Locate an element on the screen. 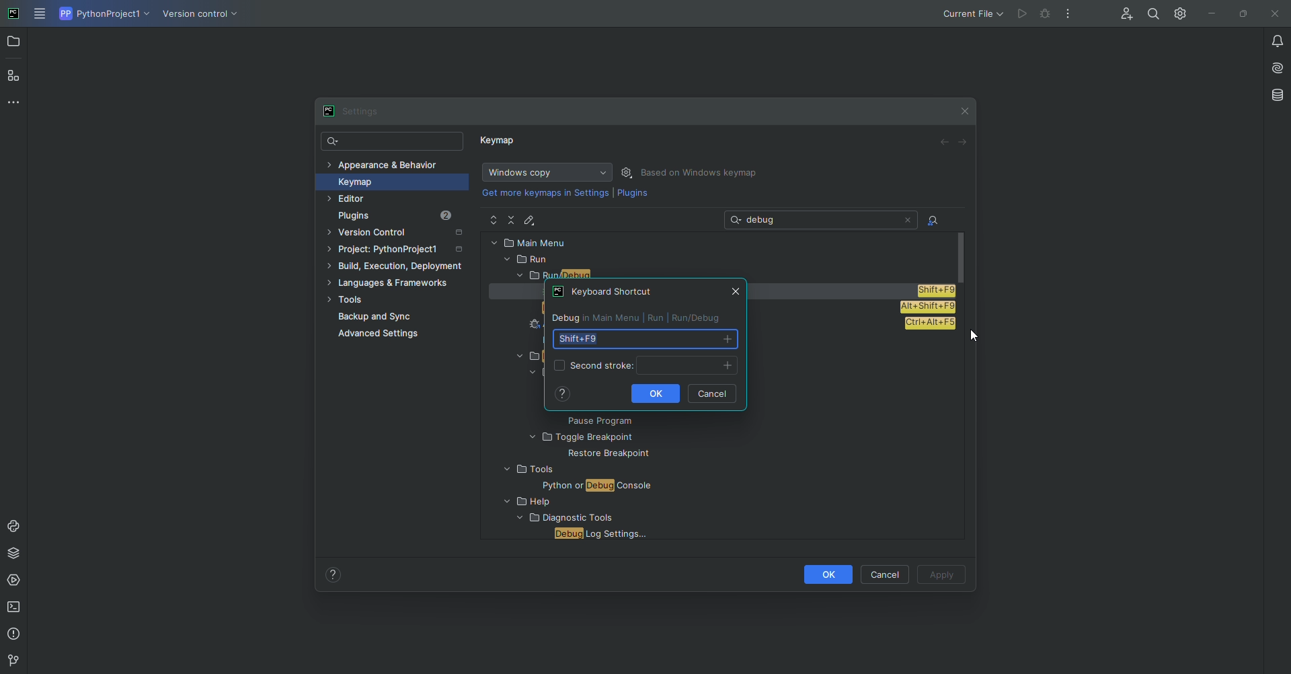  Plugins is located at coordinates (633, 196).